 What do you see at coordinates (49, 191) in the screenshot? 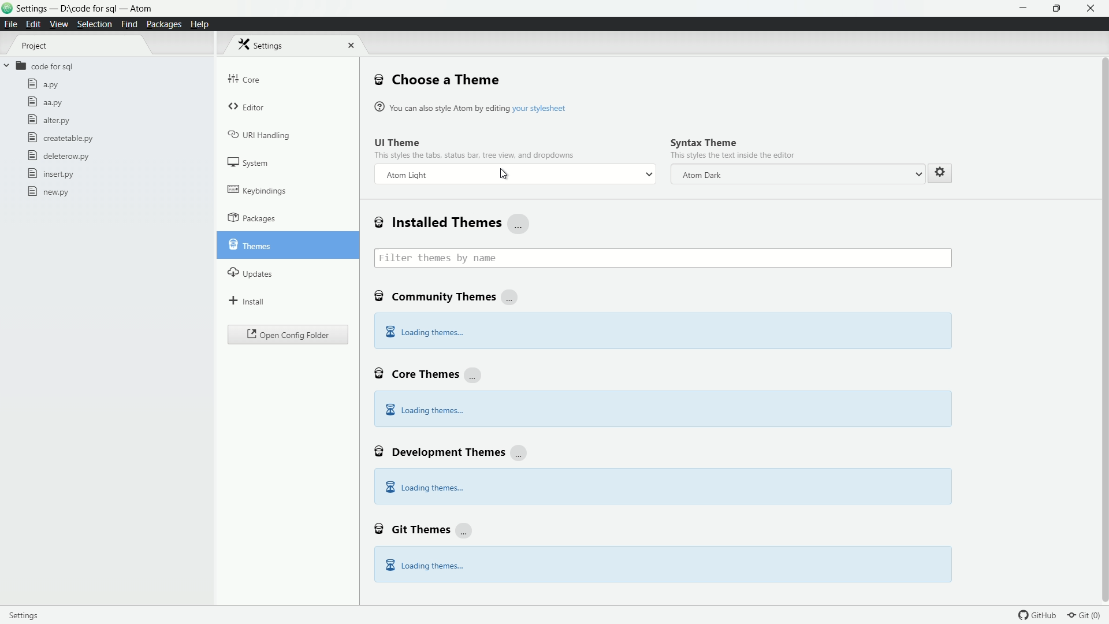
I see `new.py file` at bounding box center [49, 191].